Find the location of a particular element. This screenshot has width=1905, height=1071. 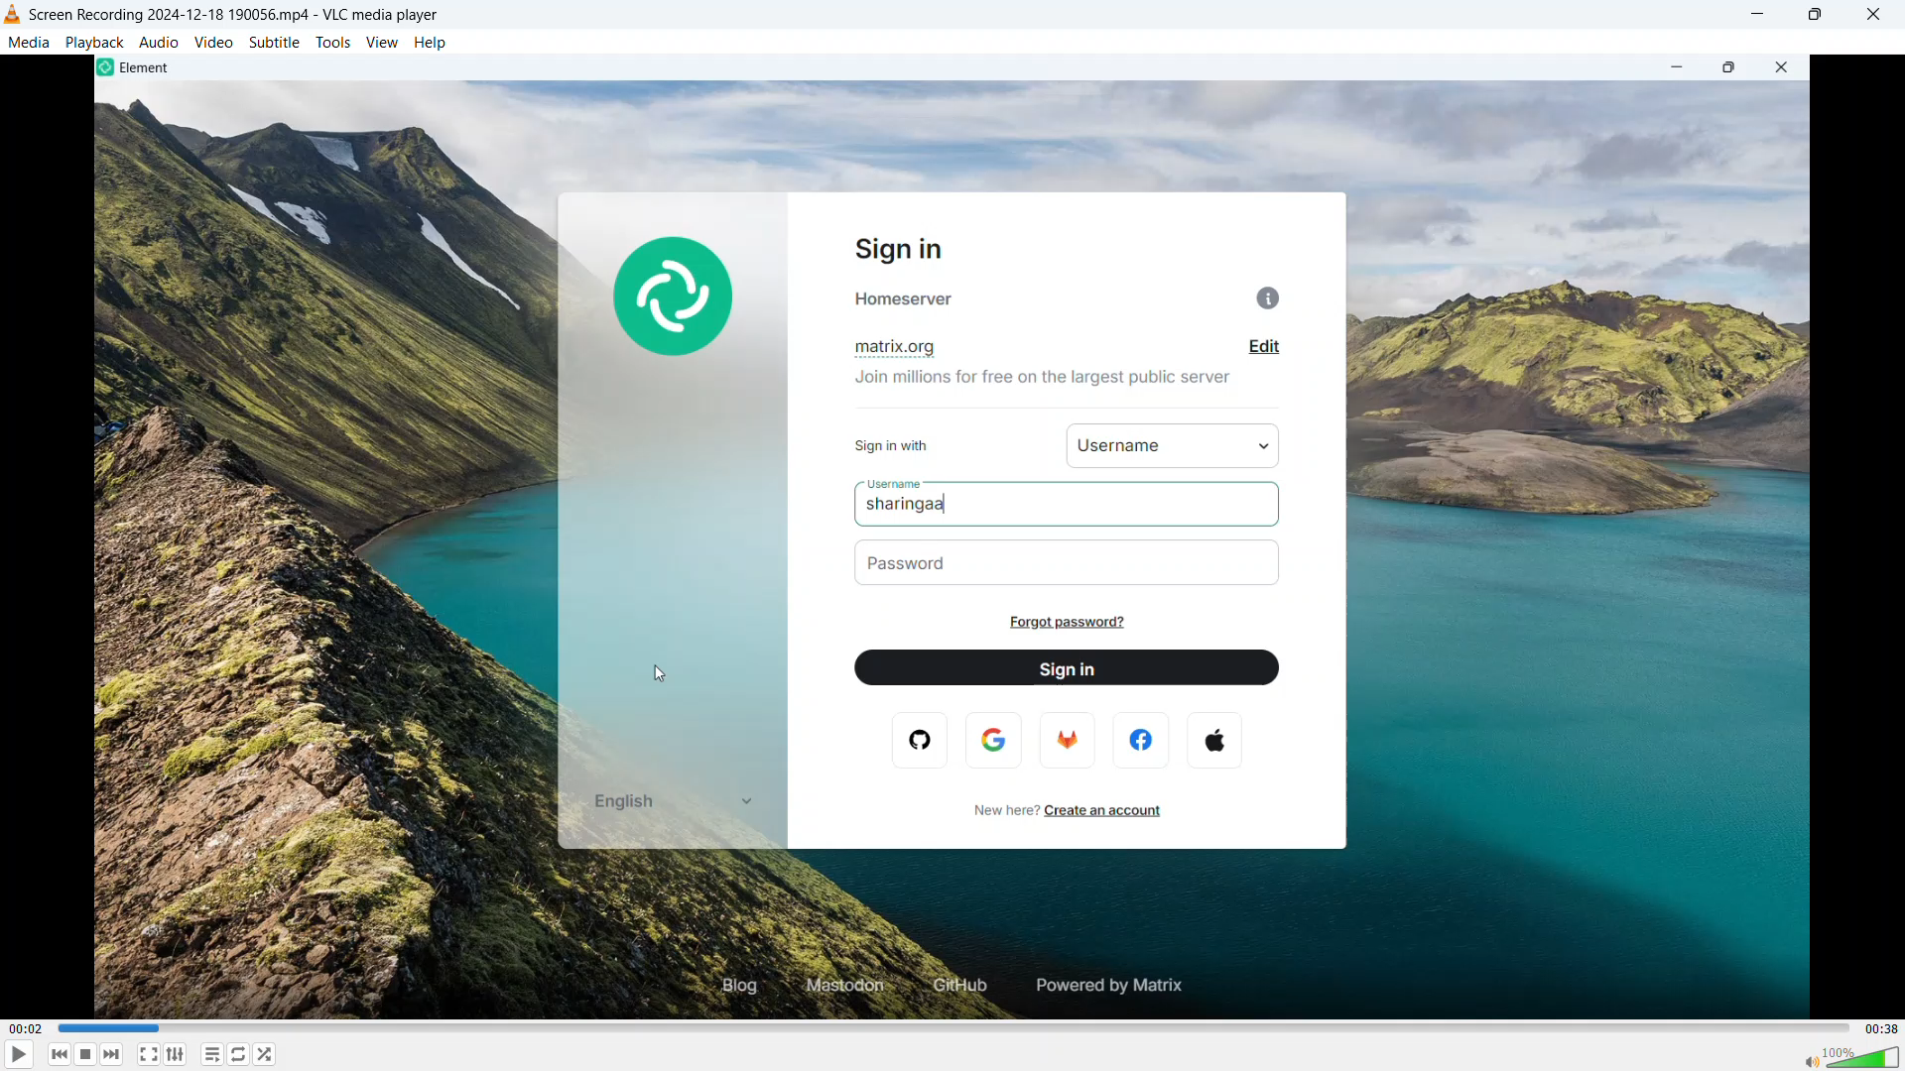

Playback  is located at coordinates (95, 42).